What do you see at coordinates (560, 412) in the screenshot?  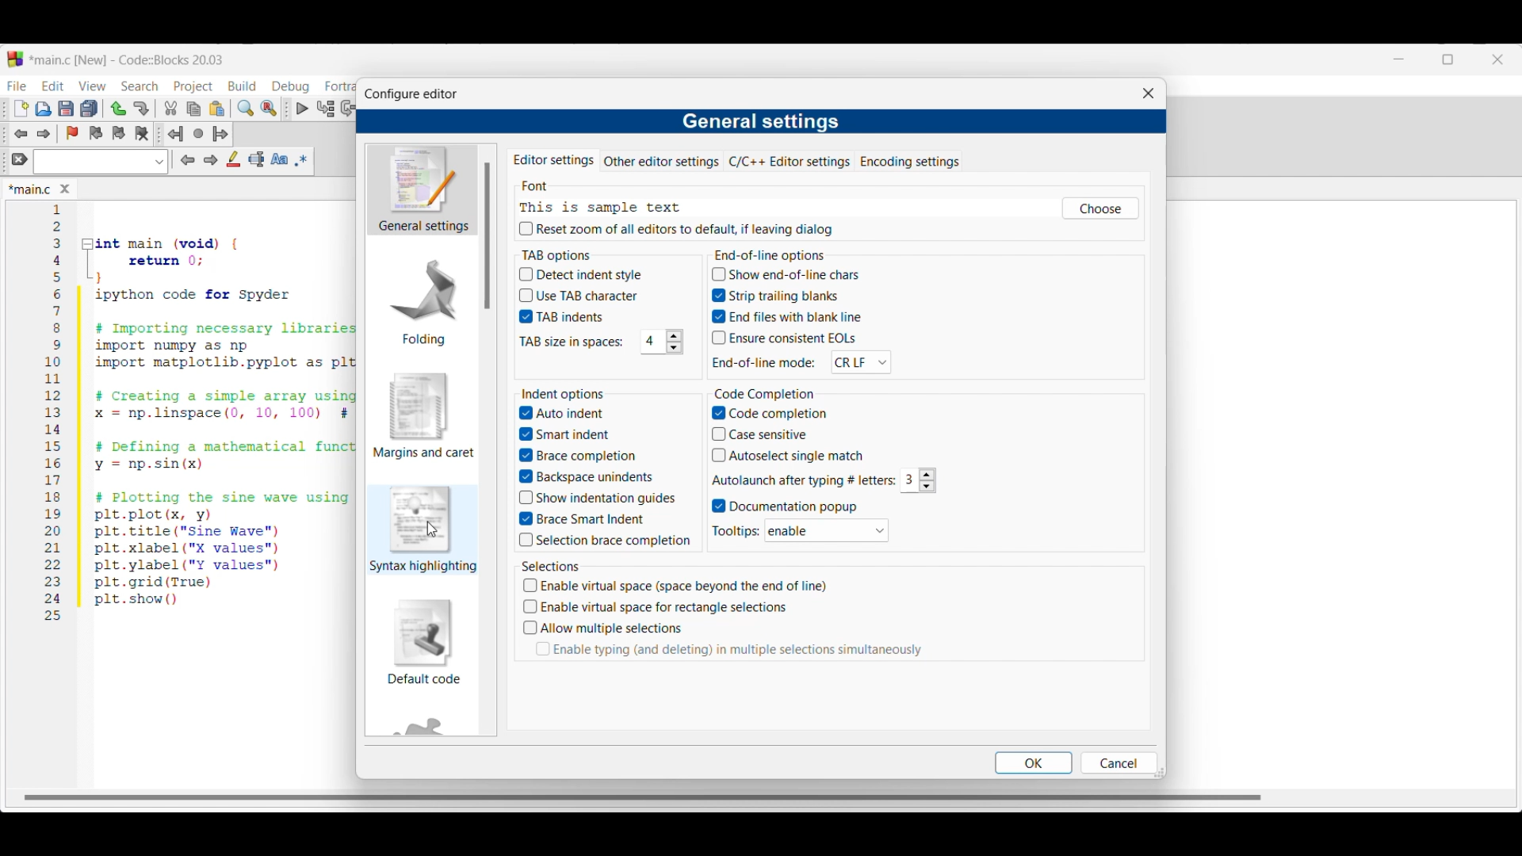 I see `Auto indent` at bounding box center [560, 412].